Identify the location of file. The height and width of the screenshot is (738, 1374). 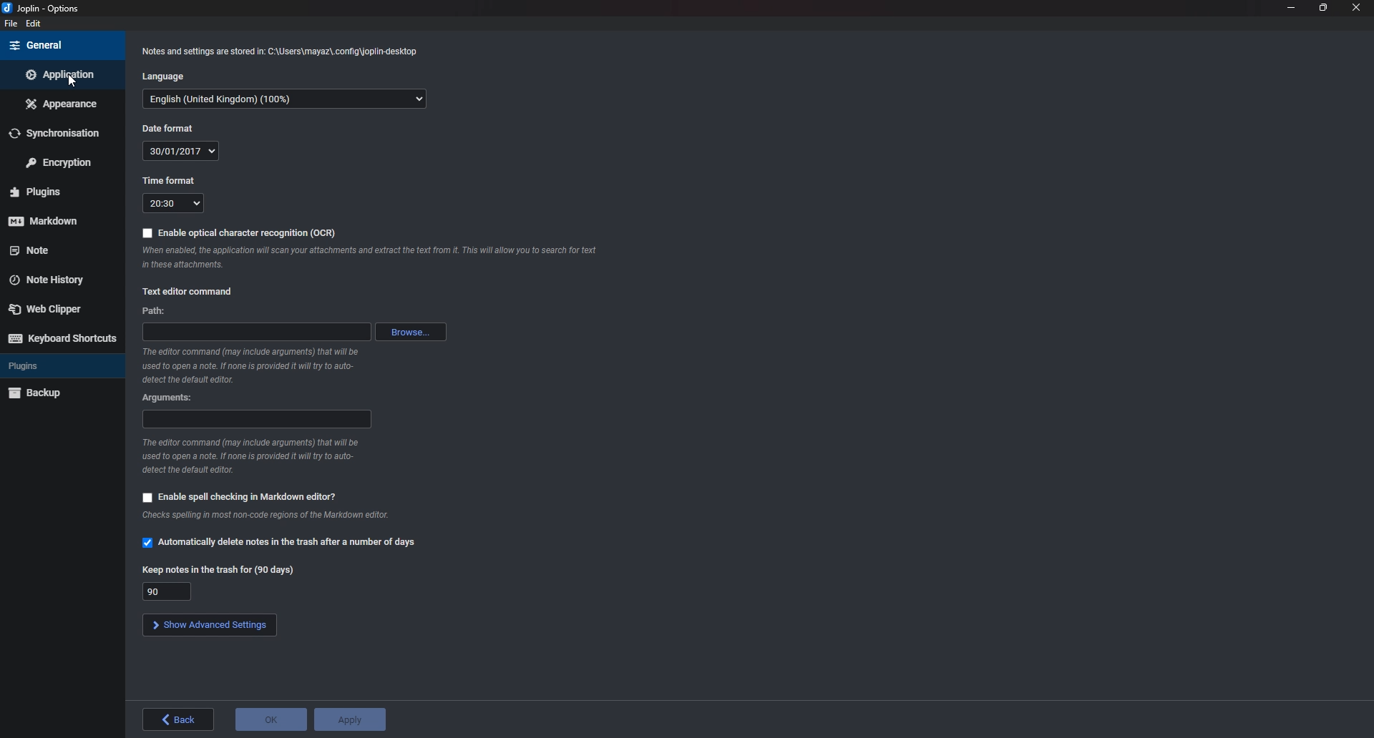
(9, 24).